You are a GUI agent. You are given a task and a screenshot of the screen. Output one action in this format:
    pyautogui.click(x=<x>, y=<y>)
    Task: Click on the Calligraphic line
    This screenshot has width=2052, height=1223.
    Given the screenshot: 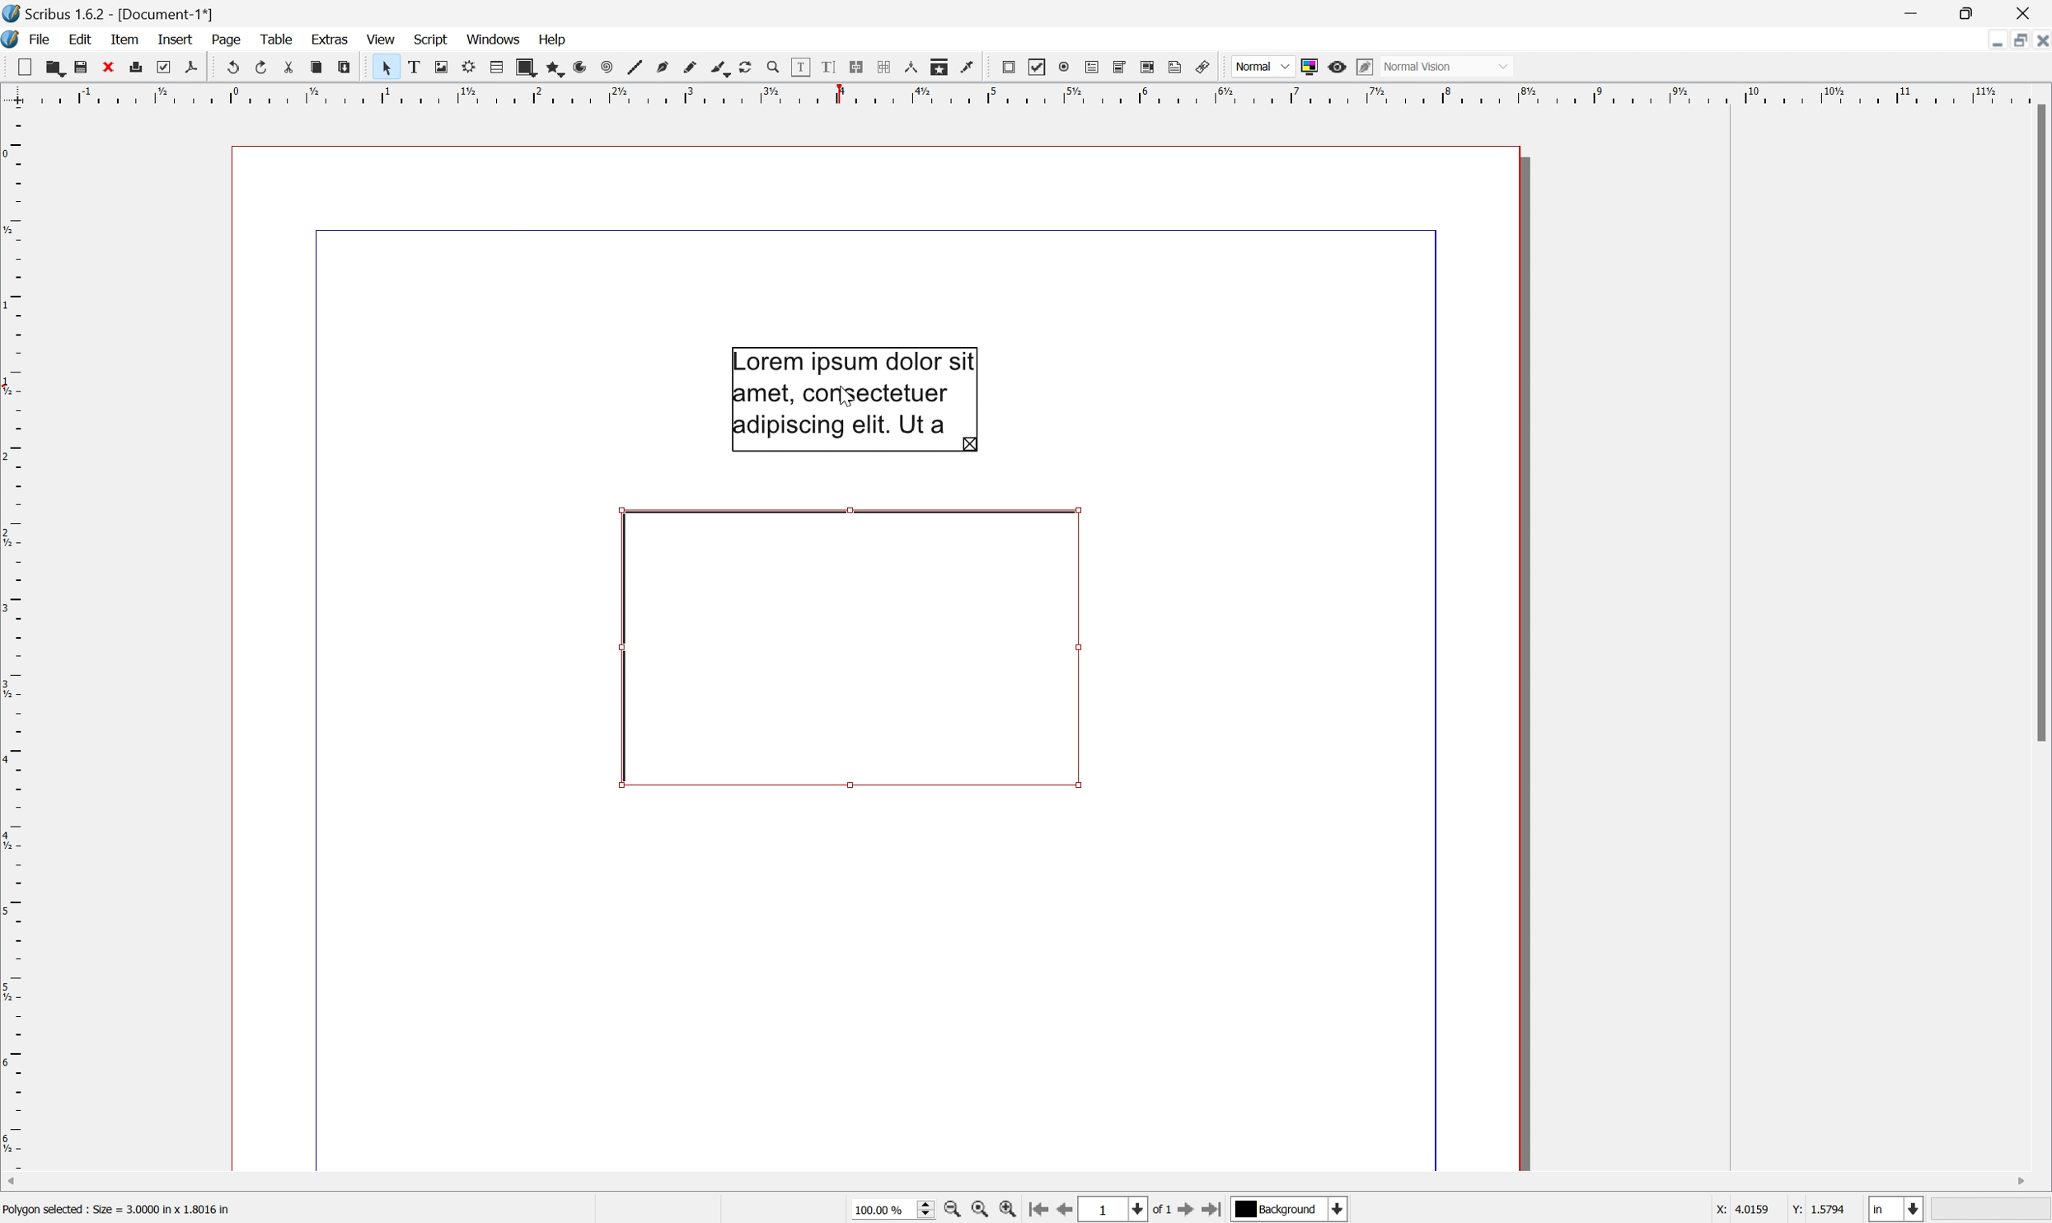 What is the action you would take?
    pyautogui.click(x=719, y=69)
    